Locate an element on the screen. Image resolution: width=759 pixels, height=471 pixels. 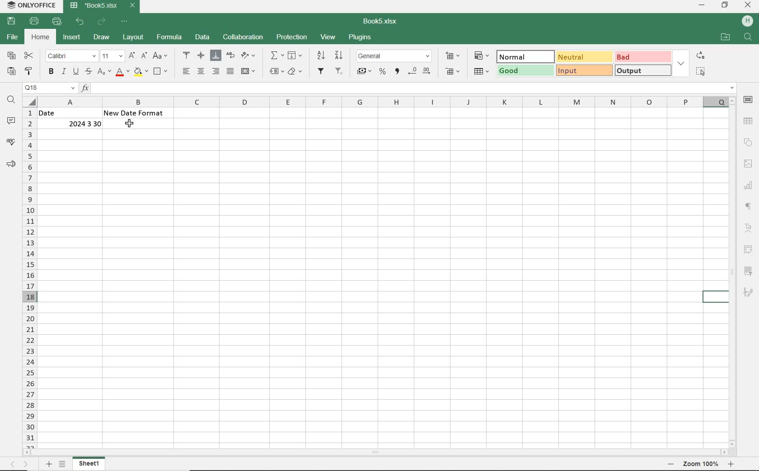
EXPAND is located at coordinates (681, 65).